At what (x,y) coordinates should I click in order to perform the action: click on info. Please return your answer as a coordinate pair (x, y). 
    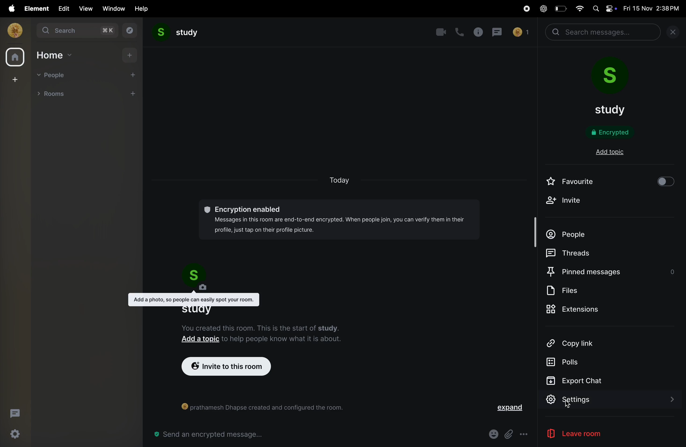
    Looking at the image, I should click on (478, 32).